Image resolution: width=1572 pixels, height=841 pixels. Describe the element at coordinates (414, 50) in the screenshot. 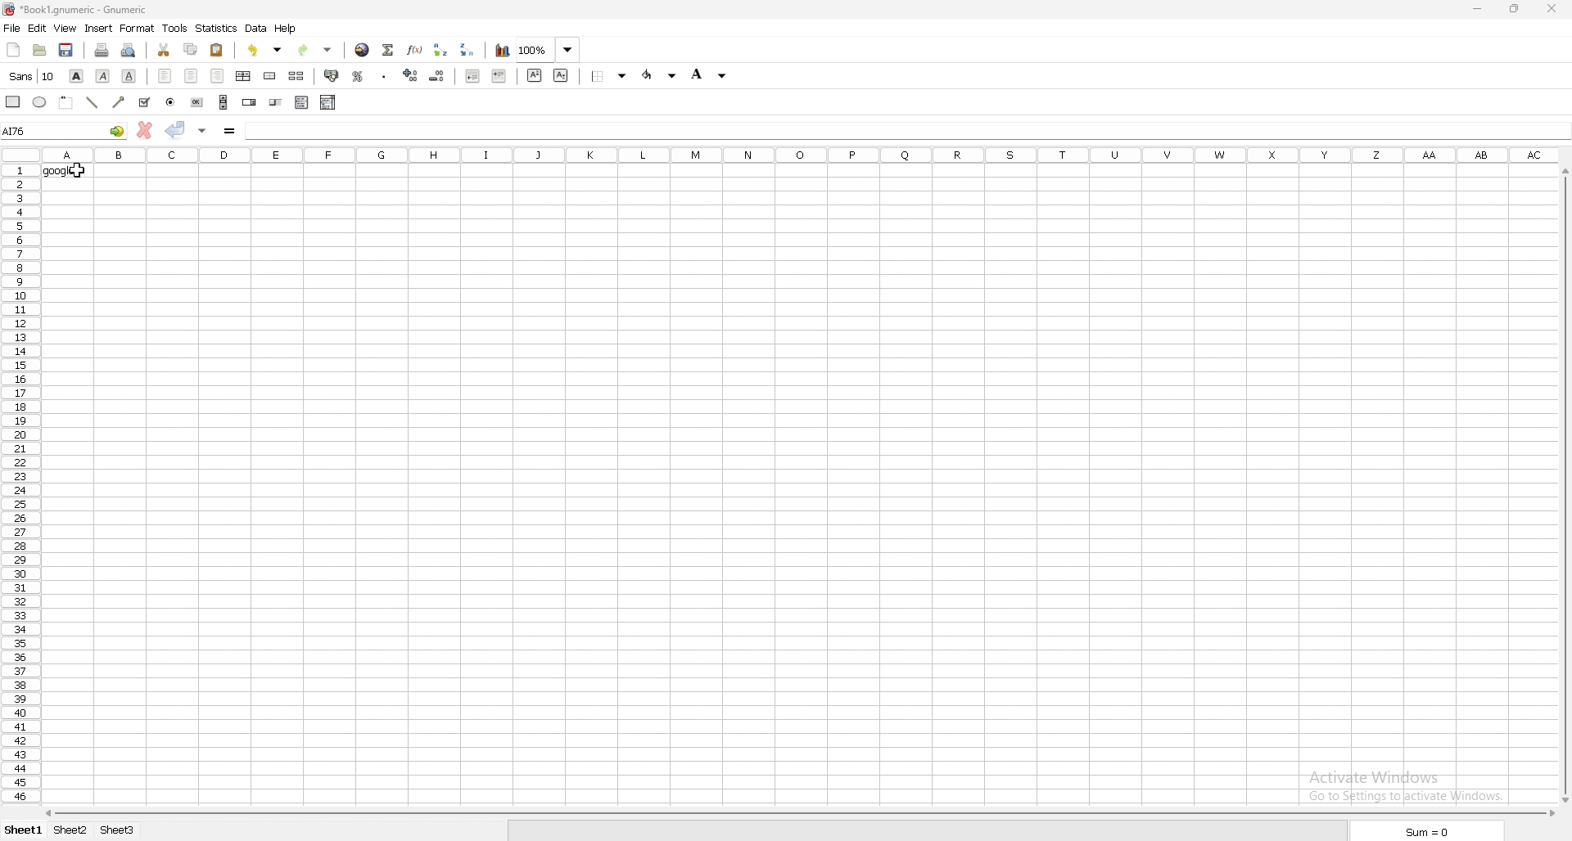

I see `function` at that location.